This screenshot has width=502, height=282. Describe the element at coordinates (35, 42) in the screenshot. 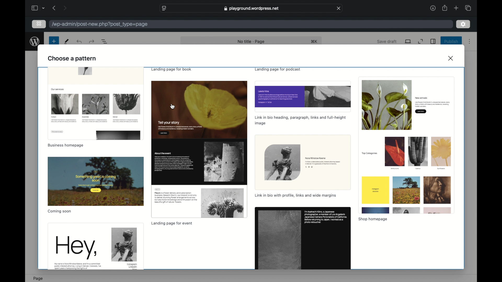

I see `wordpress` at that location.